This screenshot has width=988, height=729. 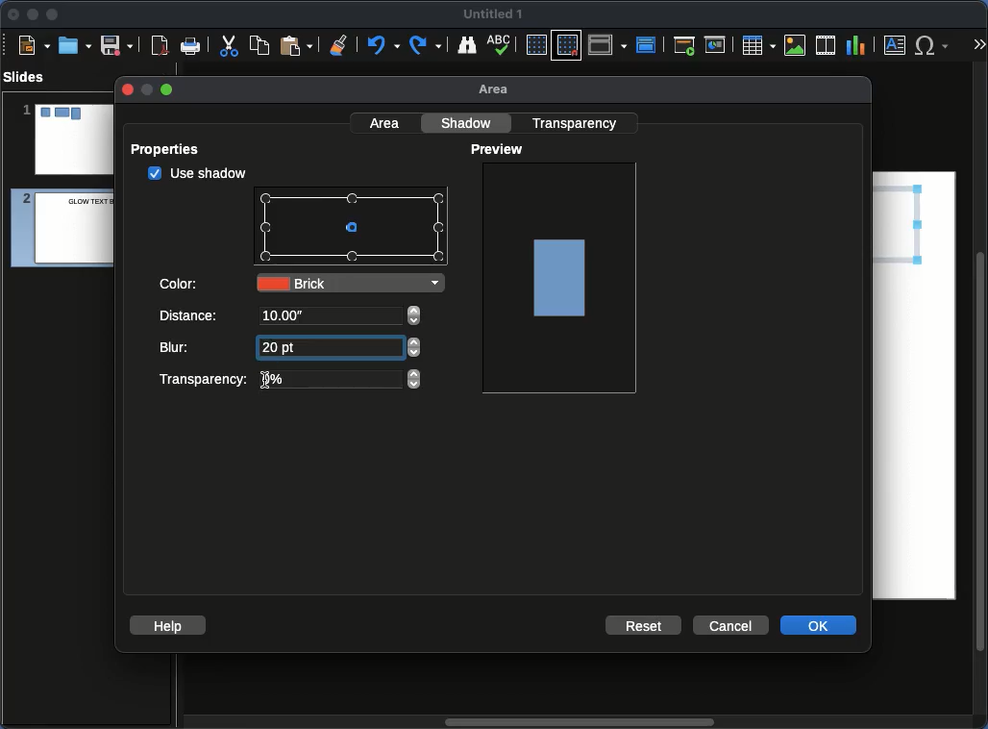 What do you see at coordinates (34, 44) in the screenshot?
I see `New` at bounding box center [34, 44].